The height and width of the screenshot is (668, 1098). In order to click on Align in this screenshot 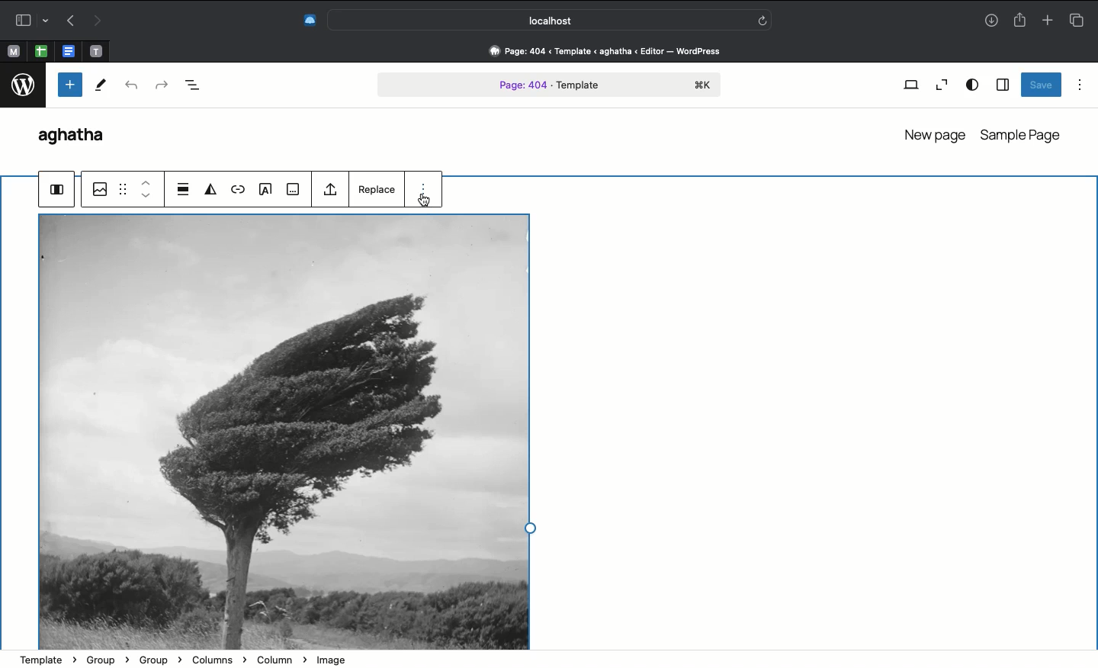, I will do `click(184, 191)`.